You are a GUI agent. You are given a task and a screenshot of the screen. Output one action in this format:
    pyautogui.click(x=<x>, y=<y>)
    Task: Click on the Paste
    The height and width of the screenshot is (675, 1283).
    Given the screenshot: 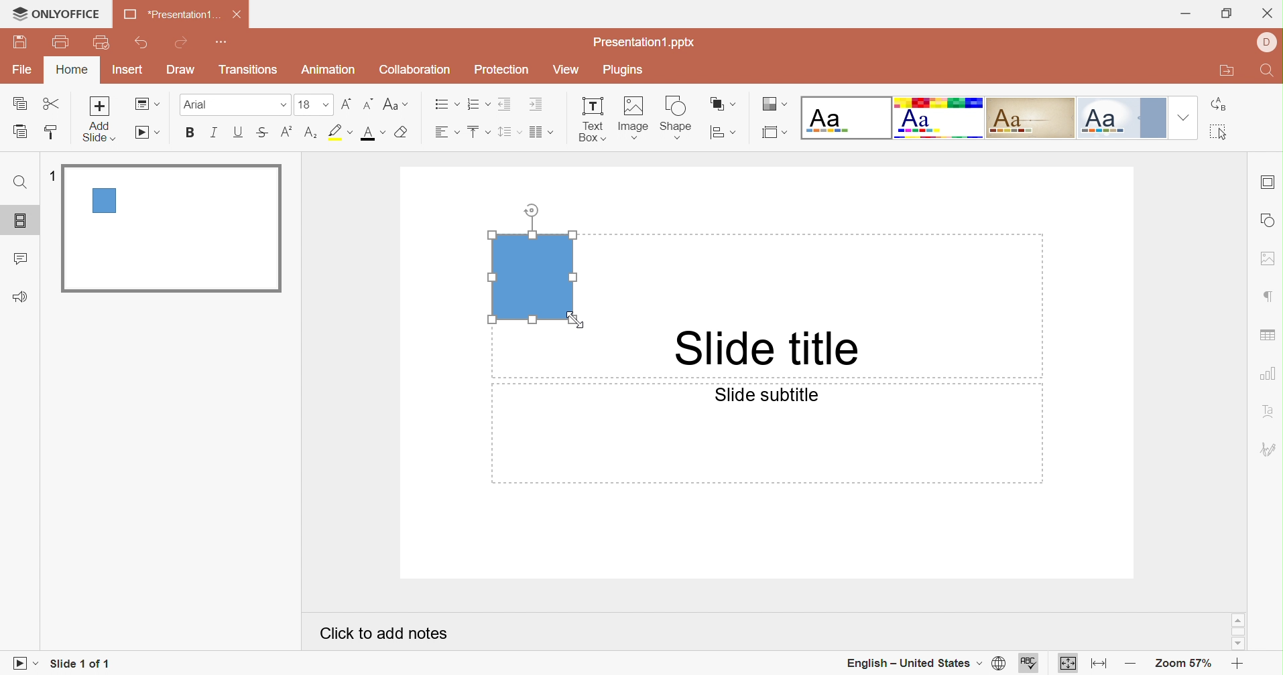 What is the action you would take?
    pyautogui.click(x=20, y=131)
    